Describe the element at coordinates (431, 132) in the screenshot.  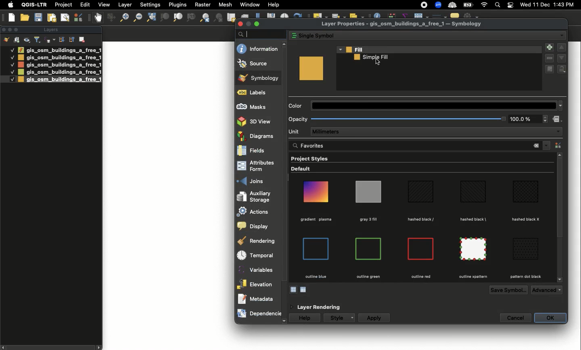
I see `Milimeters` at that location.